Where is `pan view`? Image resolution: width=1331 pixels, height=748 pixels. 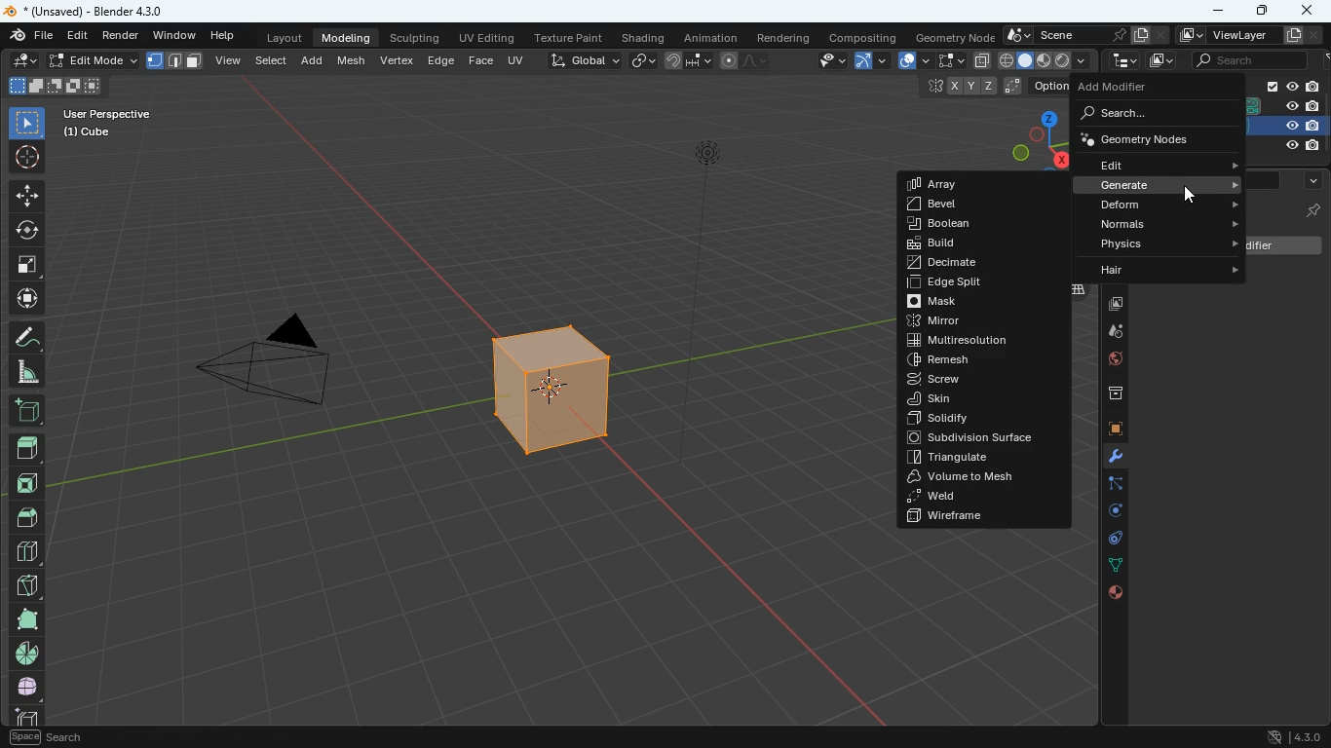 pan view is located at coordinates (46, 739).